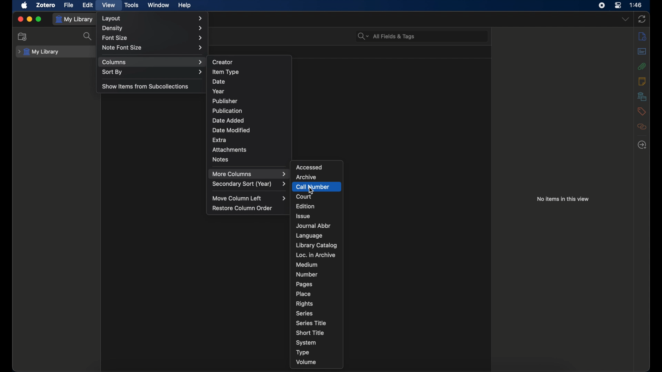  I want to click on accessed, so click(309, 167).